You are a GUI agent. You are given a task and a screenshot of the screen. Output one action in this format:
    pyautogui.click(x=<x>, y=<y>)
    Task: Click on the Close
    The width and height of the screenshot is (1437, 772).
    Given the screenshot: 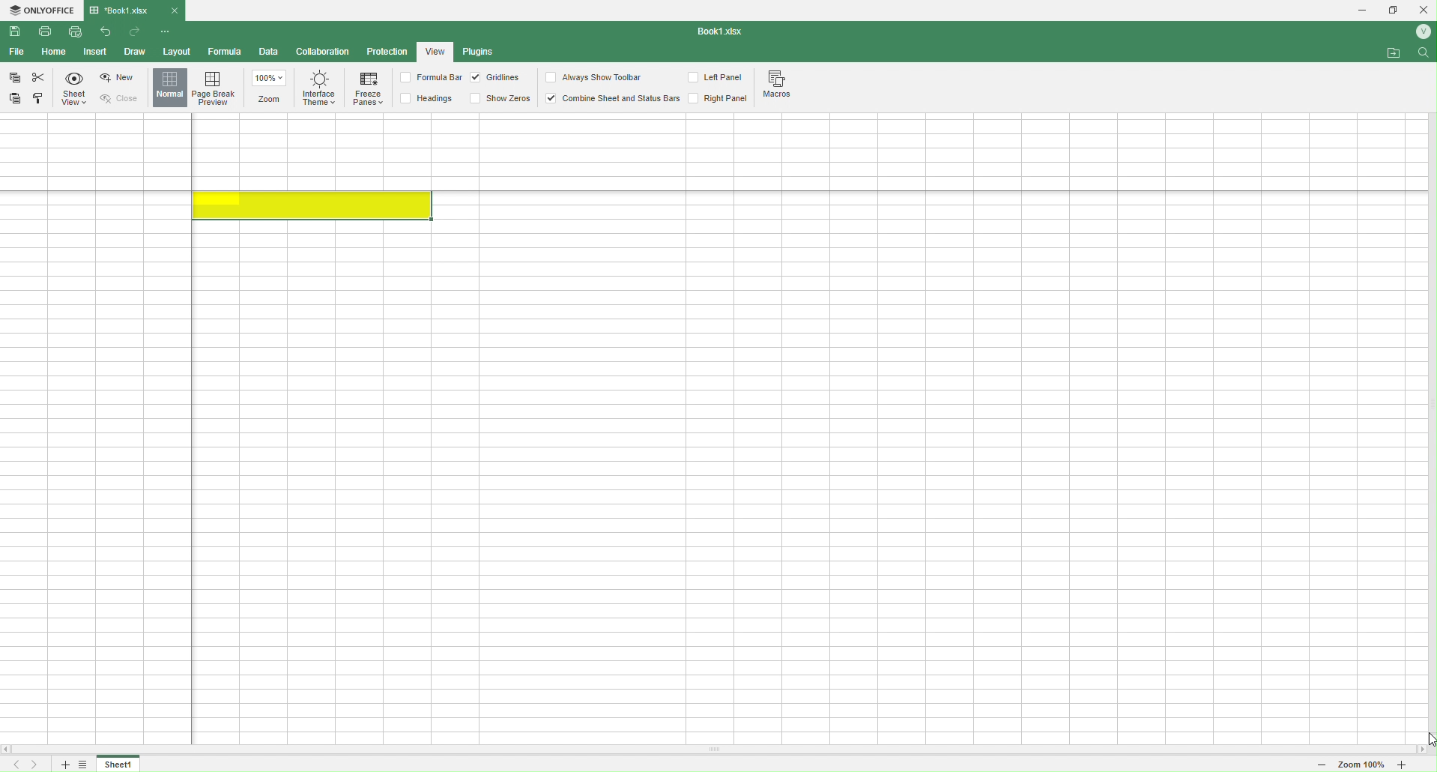 What is the action you would take?
    pyautogui.click(x=175, y=10)
    